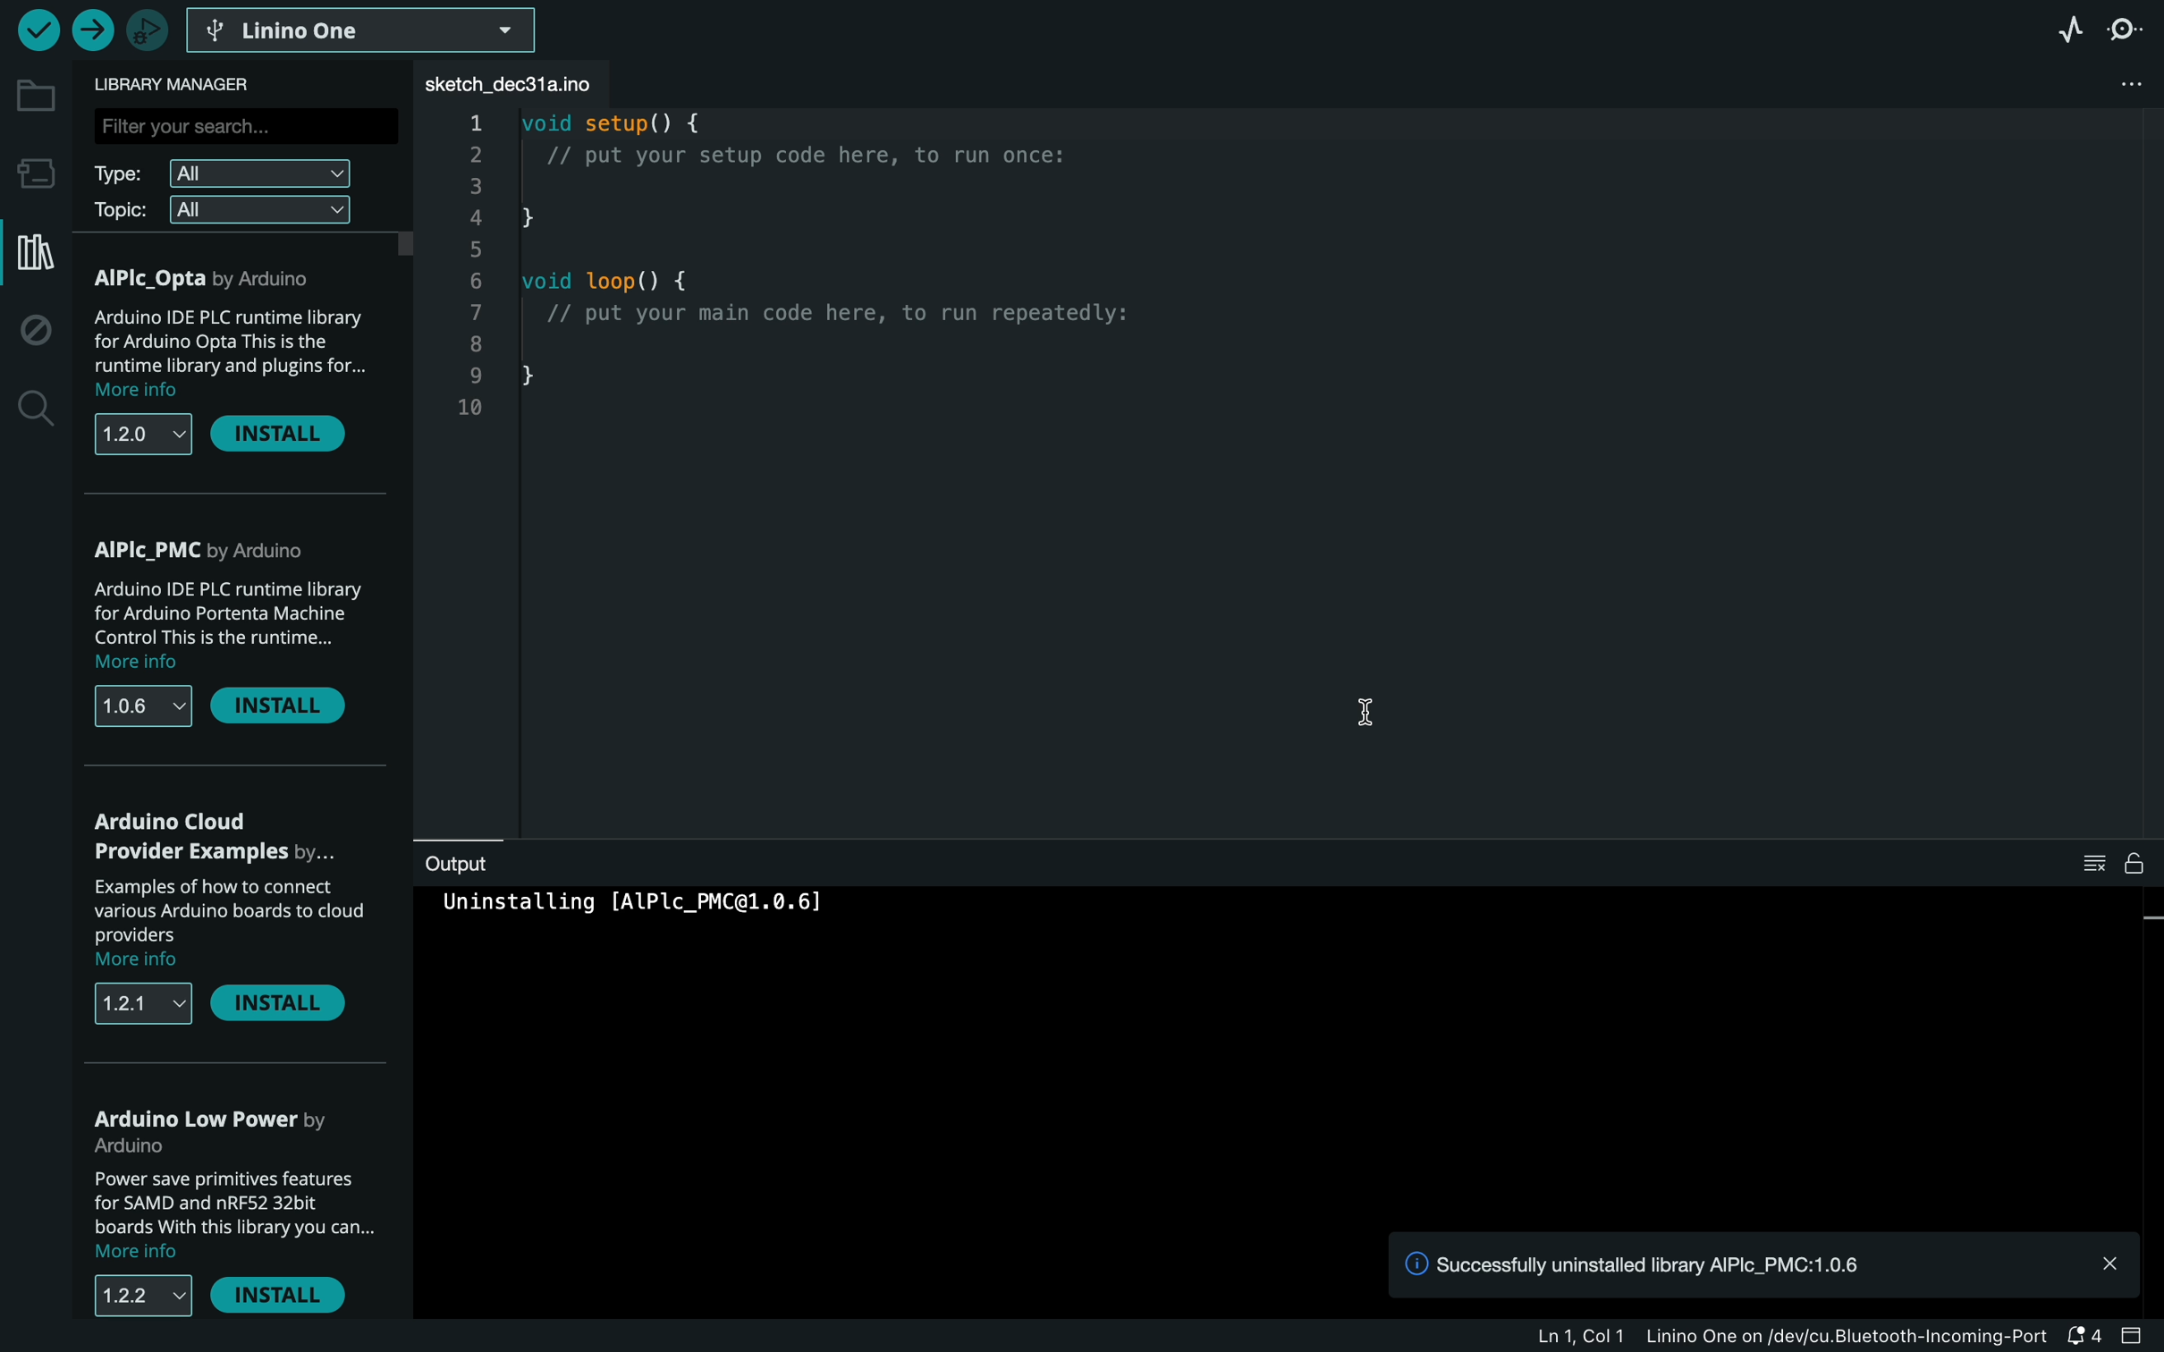  What do you see at coordinates (811, 297) in the screenshot?
I see `code` at bounding box center [811, 297].